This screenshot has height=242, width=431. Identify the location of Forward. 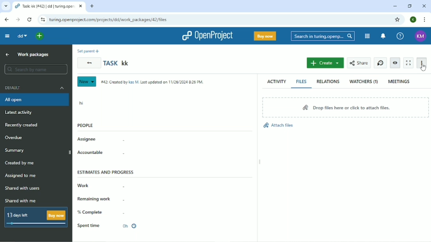
(19, 20).